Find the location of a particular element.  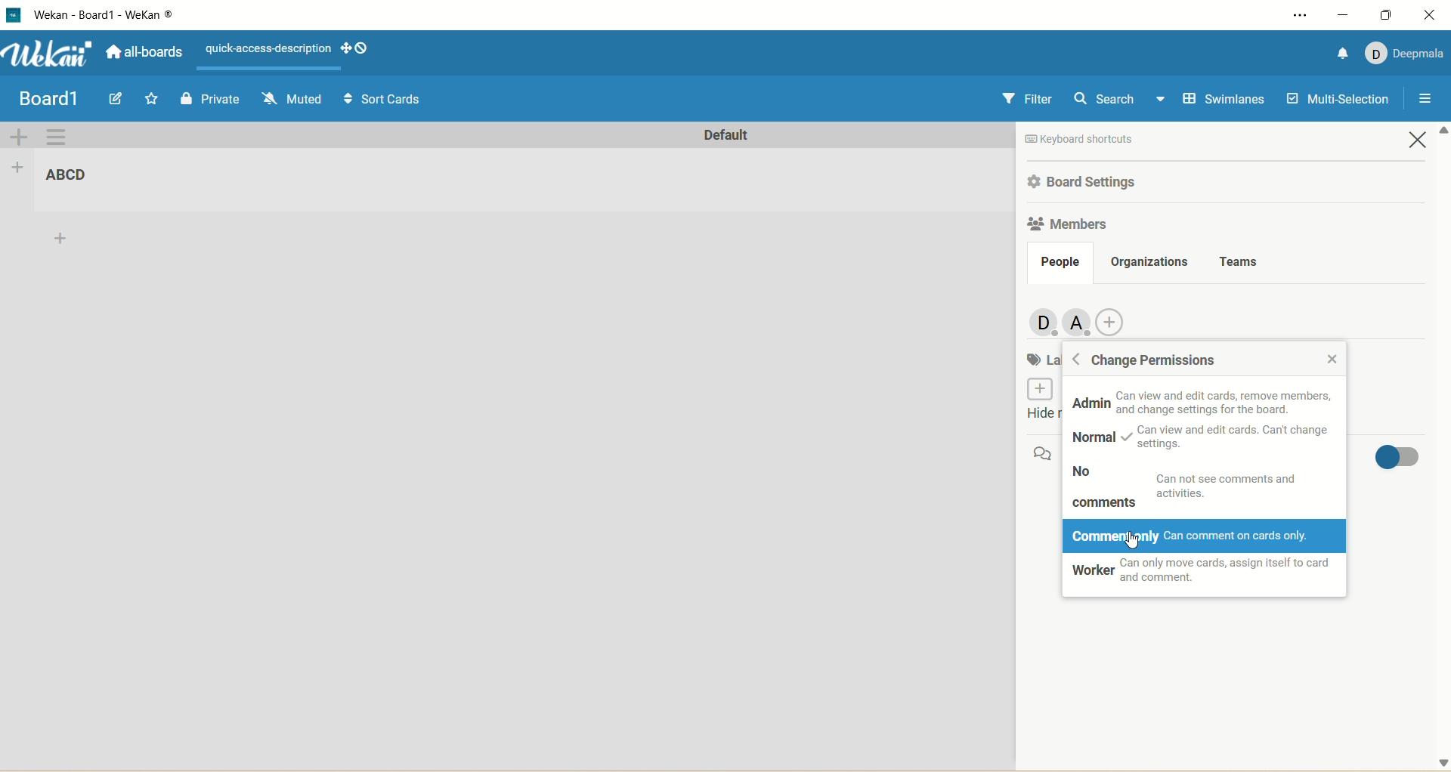

vertical scroll bar is located at coordinates (1442, 448).